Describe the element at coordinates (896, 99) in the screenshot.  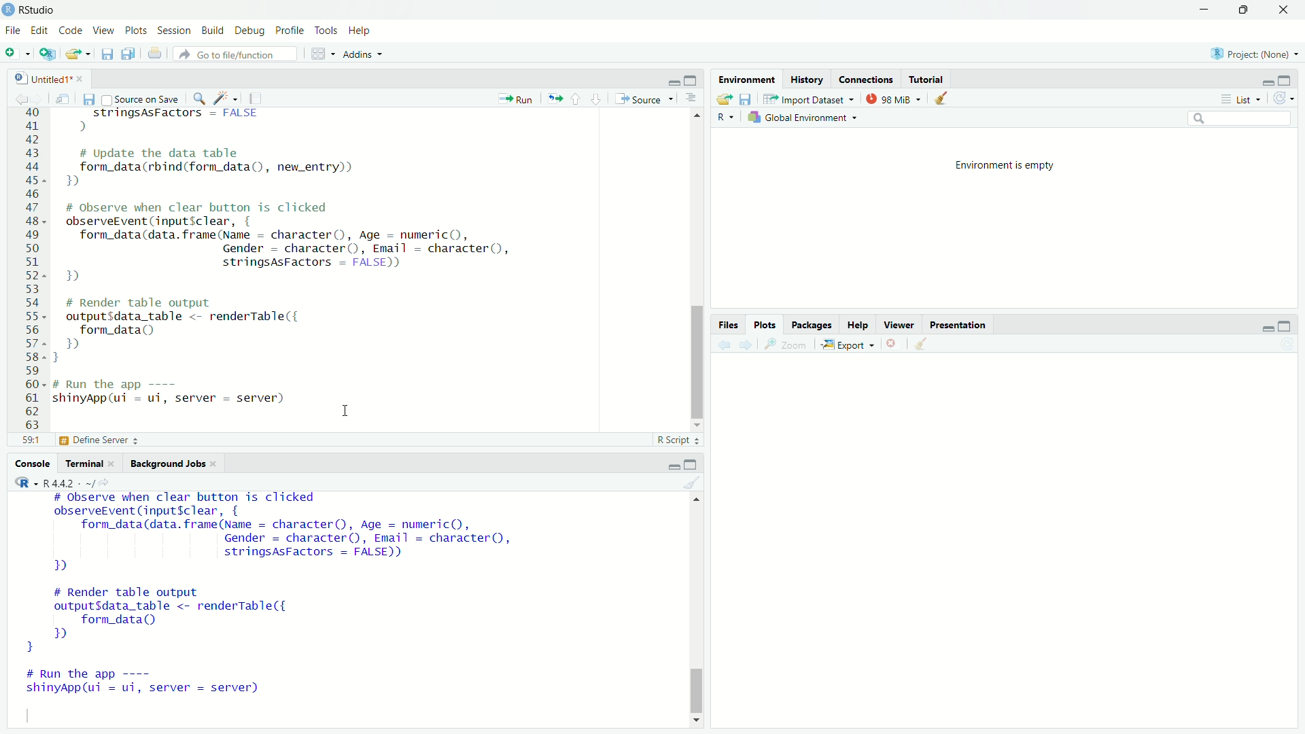
I see `98 MiB` at that location.